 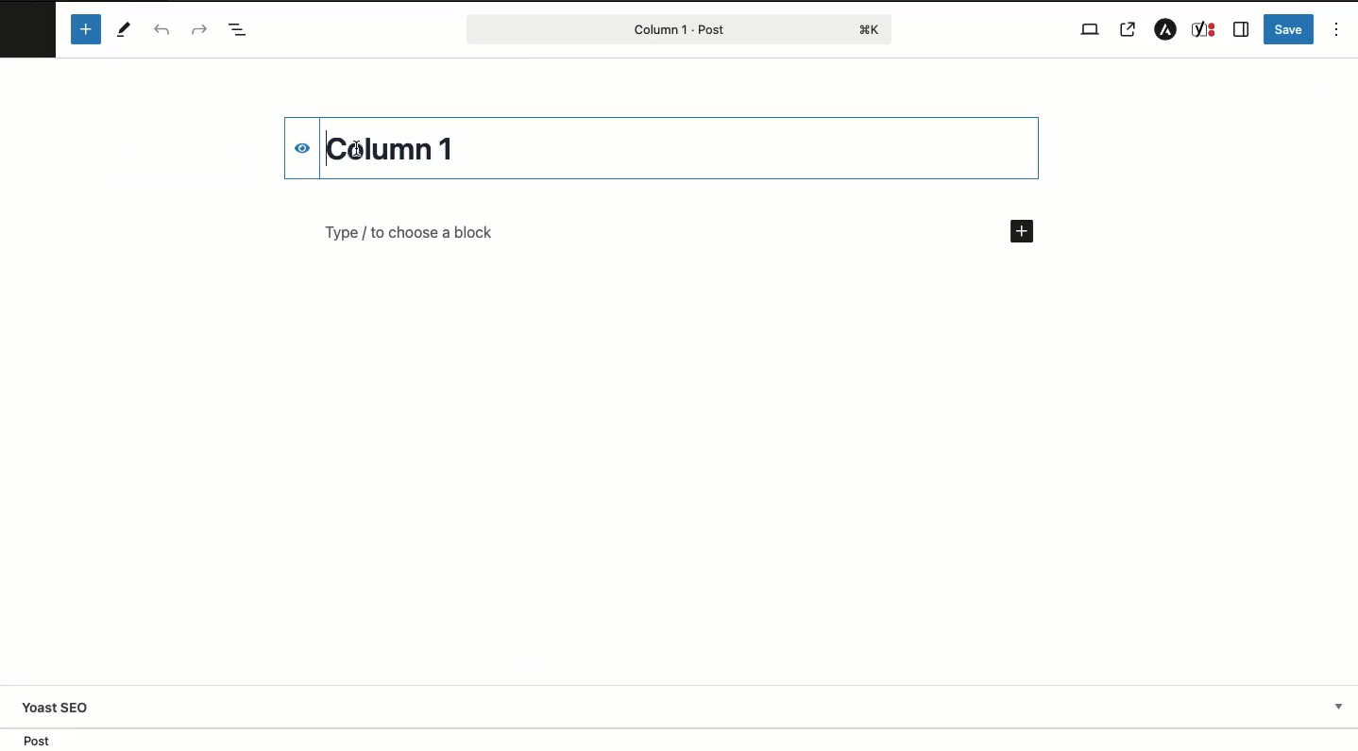 I want to click on View, so click(x=1087, y=28).